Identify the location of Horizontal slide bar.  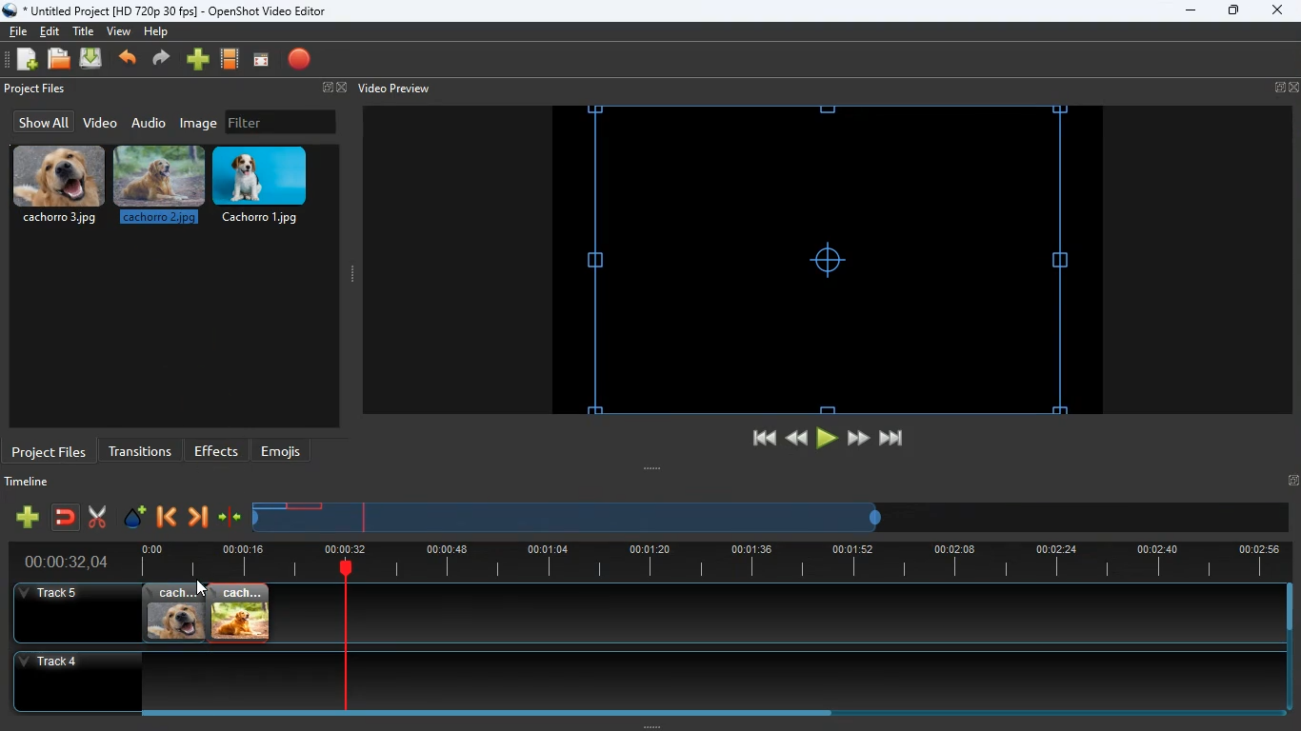
(700, 713).